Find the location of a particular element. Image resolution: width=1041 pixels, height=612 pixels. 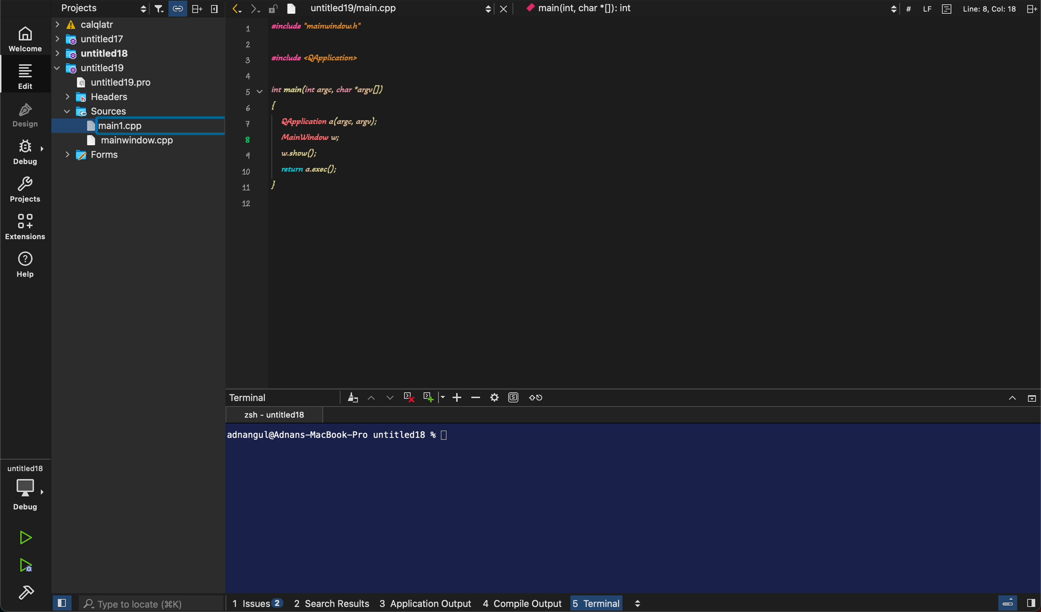

Plus is located at coordinates (459, 397).